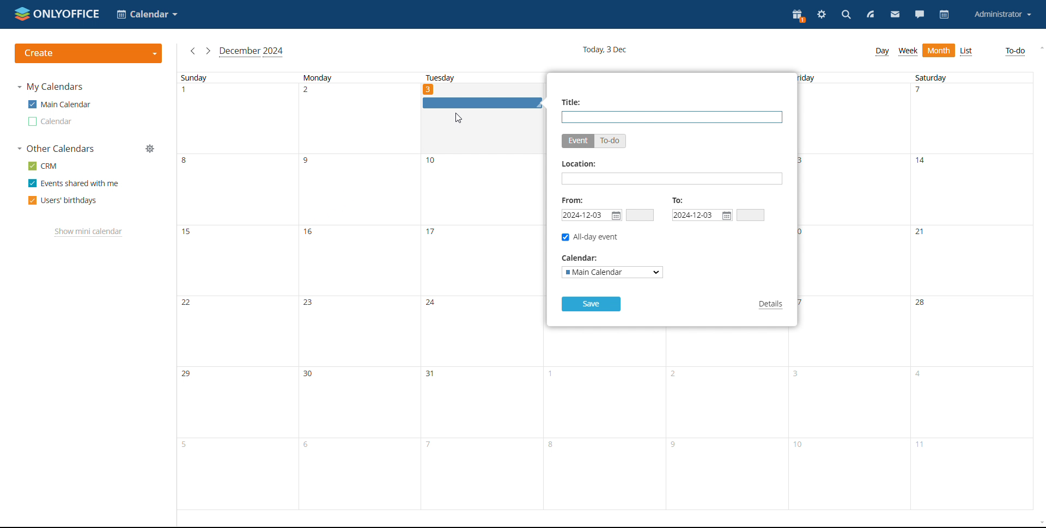  What do you see at coordinates (429, 89) in the screenshot?
I see `date` at bounding box center [429, 89].